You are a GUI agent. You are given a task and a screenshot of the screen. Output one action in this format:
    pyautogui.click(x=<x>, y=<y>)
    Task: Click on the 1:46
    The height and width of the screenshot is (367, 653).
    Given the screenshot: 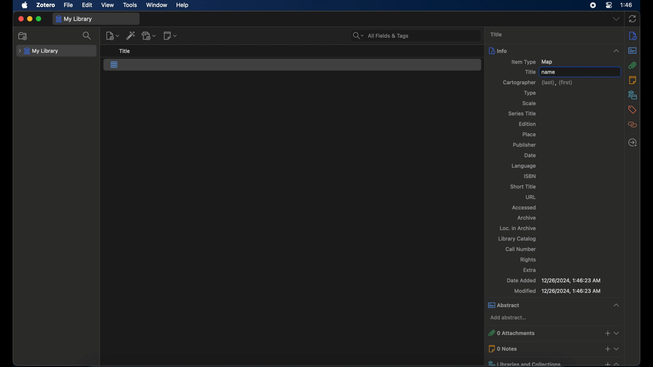 What is the action you would take?
    pyautogui.click(x=627, y=5)
    